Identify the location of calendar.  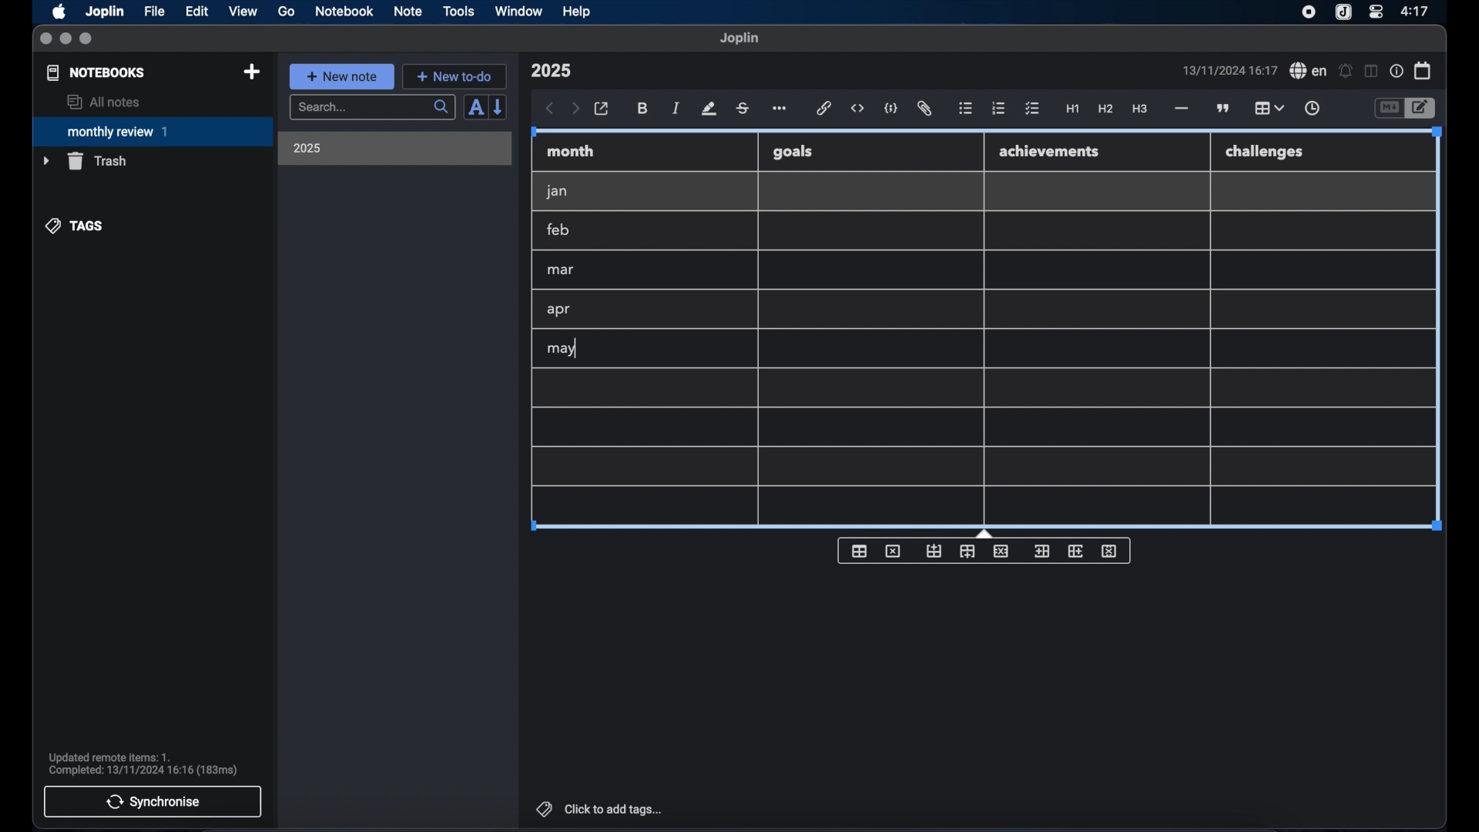
(1424, 70).